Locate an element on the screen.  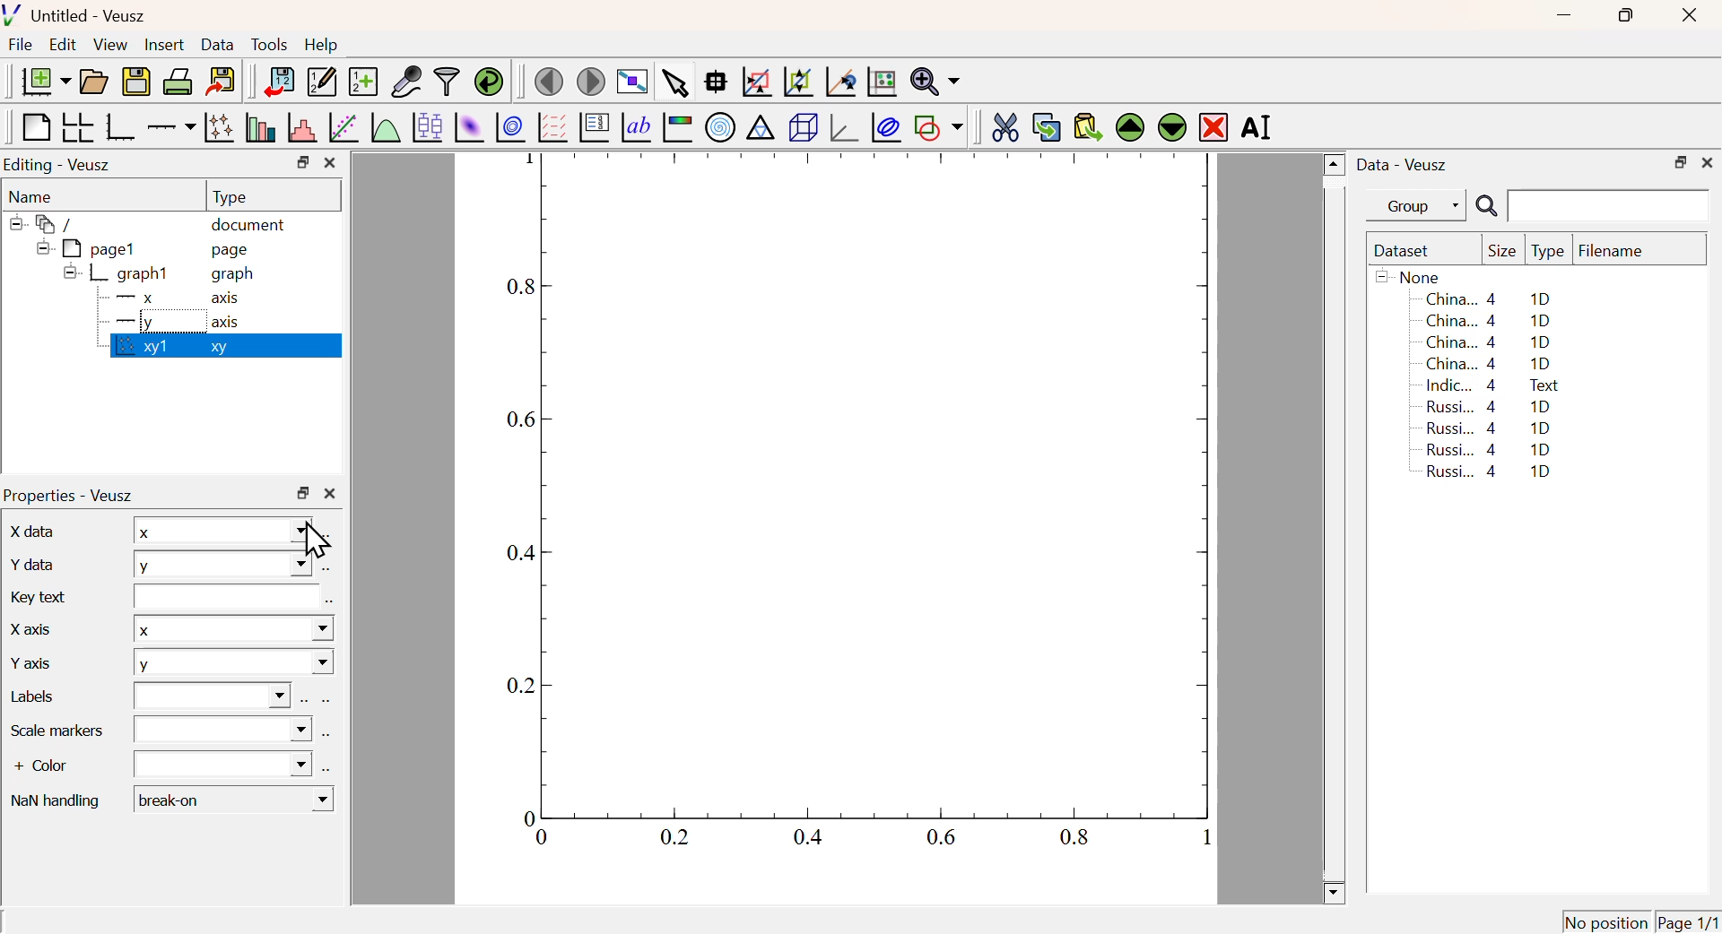
/ is located at coordinates (45, 224).